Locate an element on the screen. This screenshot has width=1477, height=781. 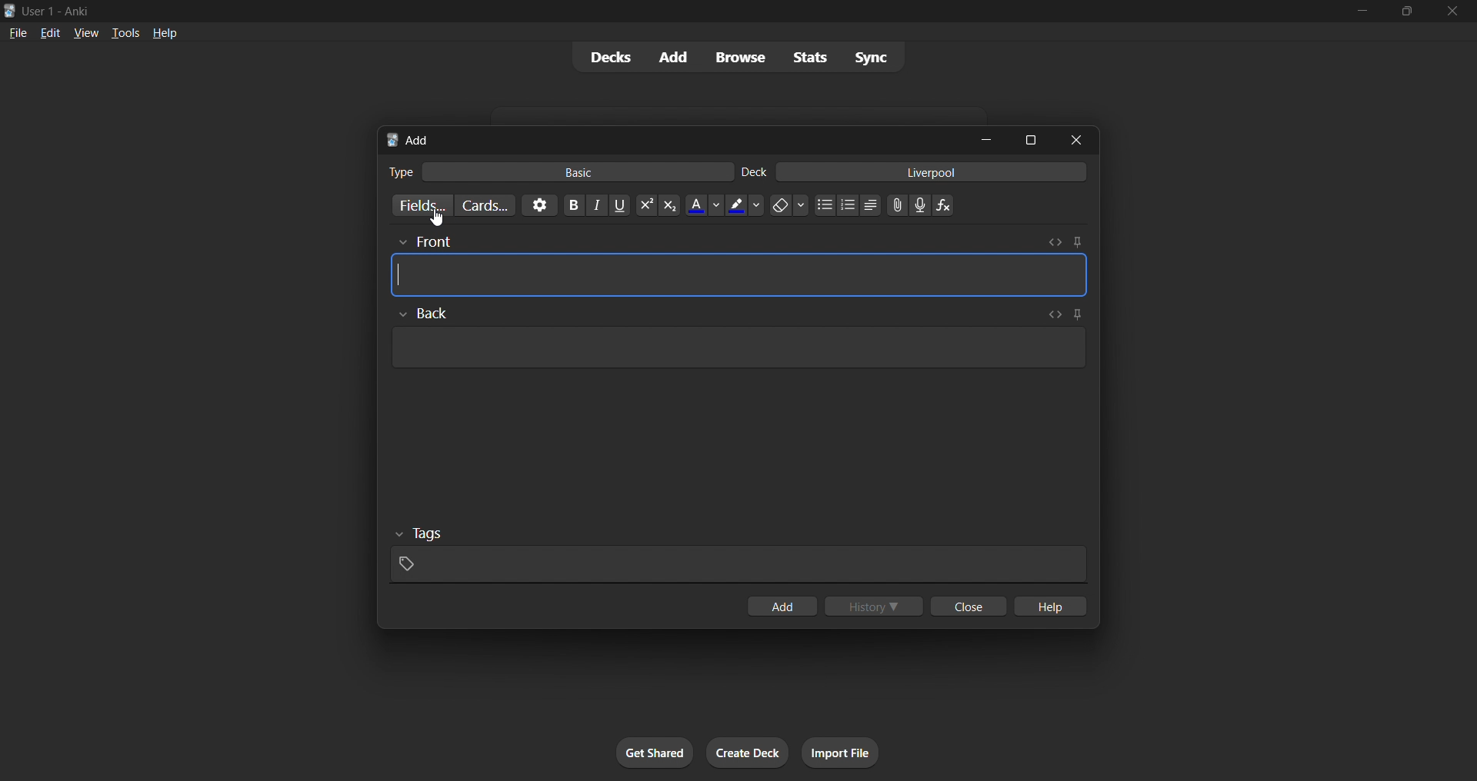
close is located at coordinates (1076, 140).